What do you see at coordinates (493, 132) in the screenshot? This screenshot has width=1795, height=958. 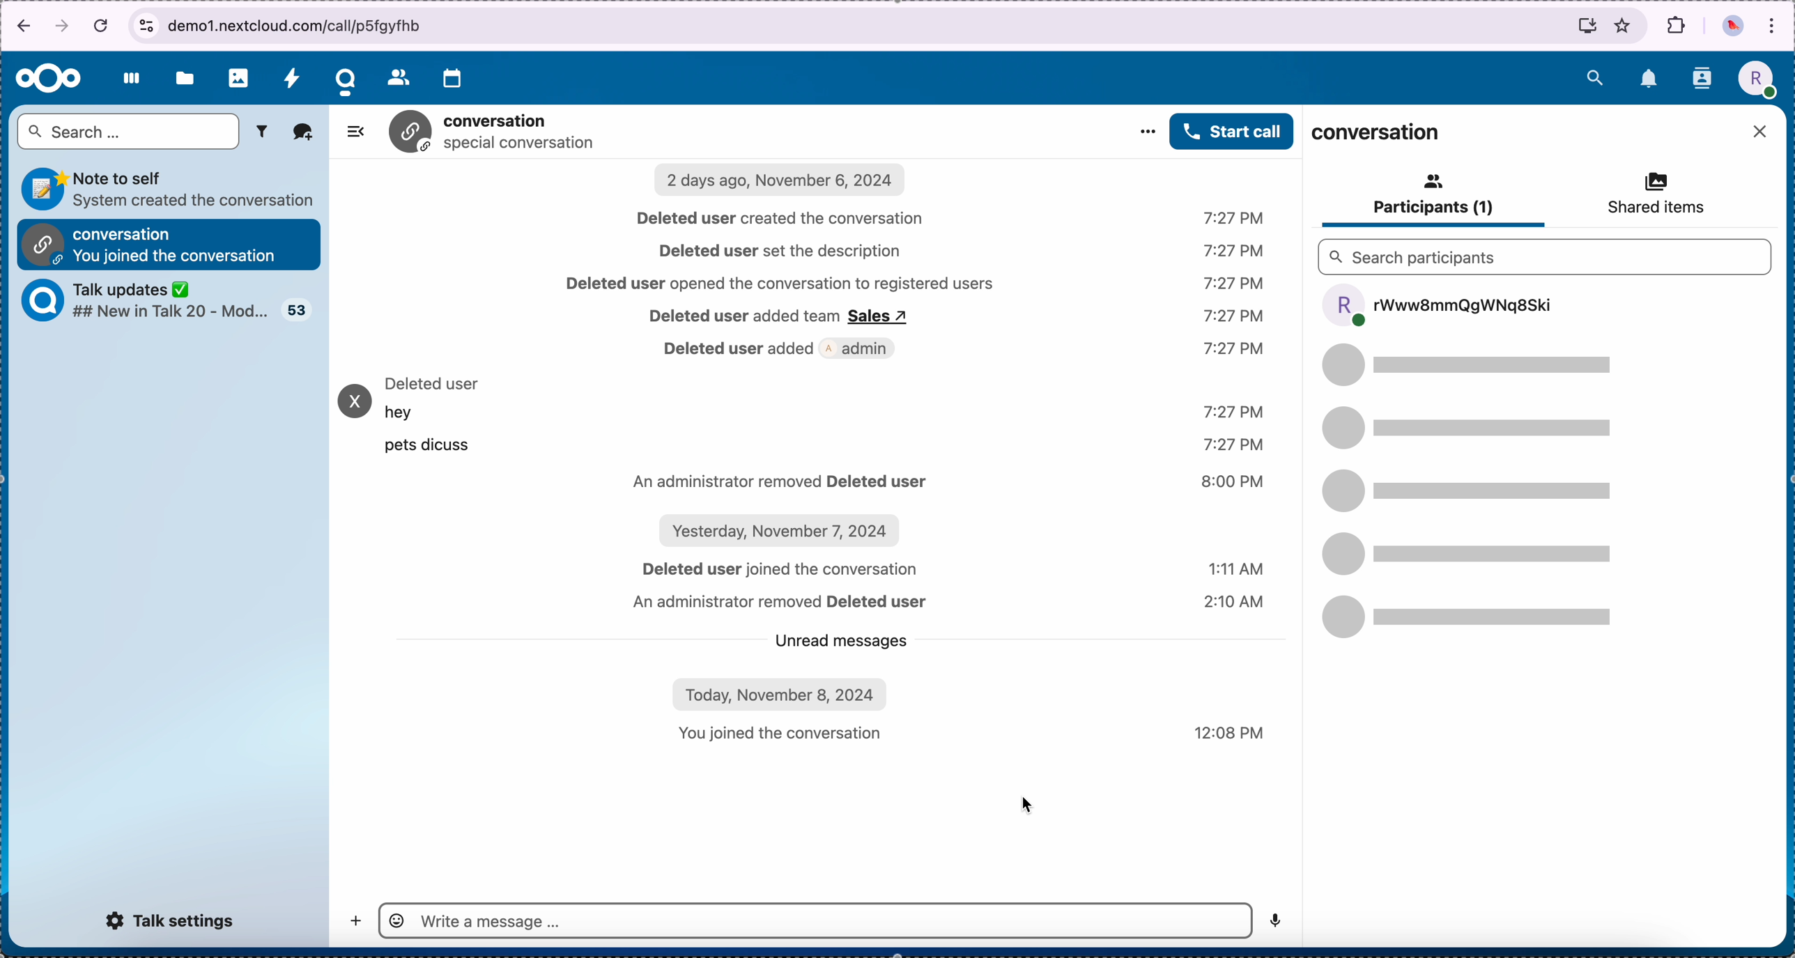 I see `conversation` at bounding box center [493, 132].